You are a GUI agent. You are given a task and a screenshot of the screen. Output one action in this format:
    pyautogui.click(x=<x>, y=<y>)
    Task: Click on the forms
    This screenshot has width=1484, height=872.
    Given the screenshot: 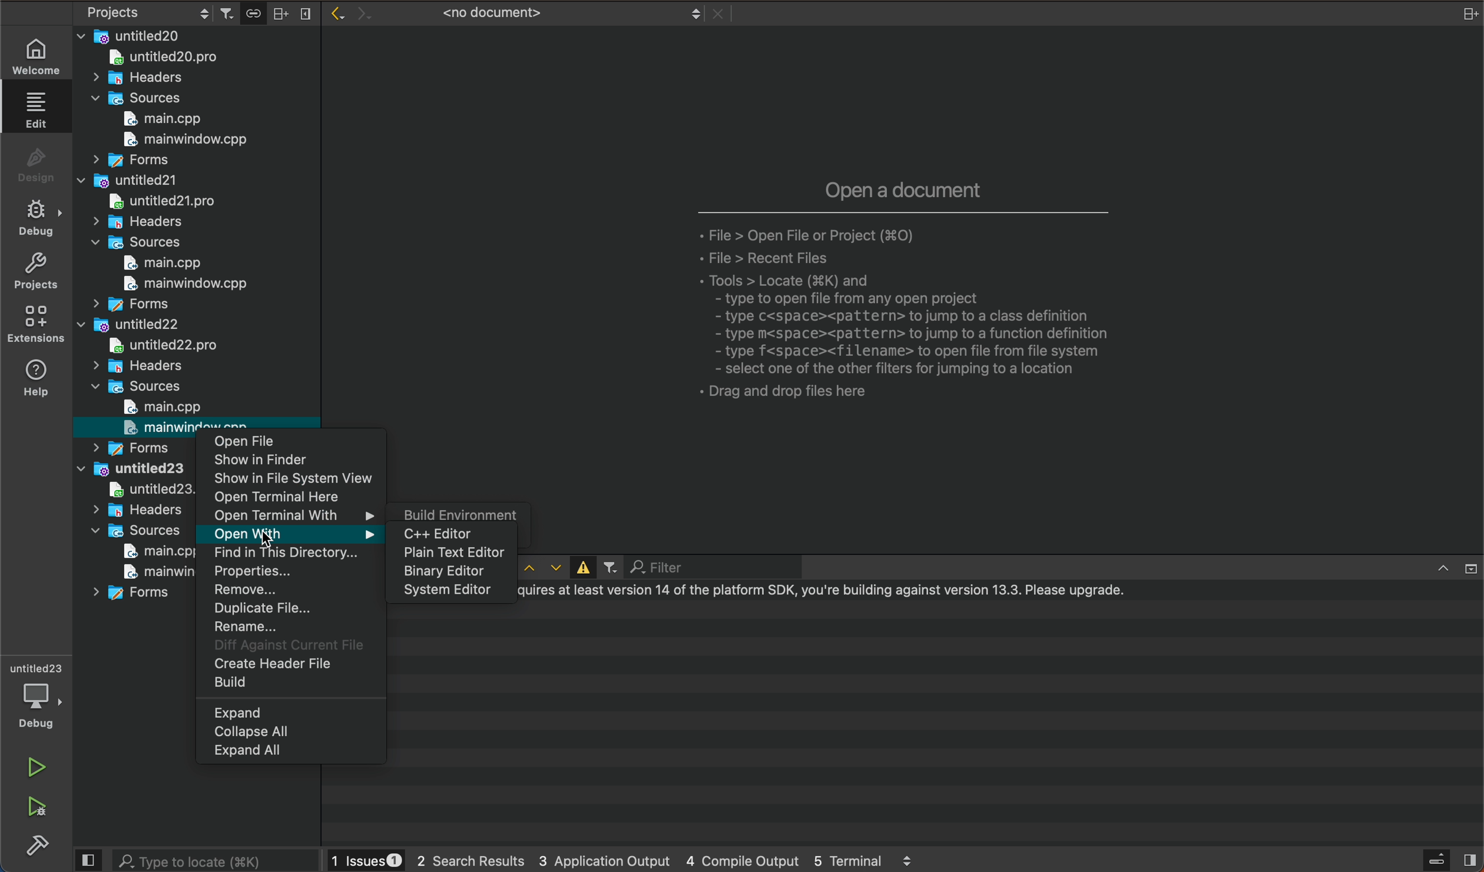 What is the action you would take?
    pyautogui.click(x=134, y=445)
    